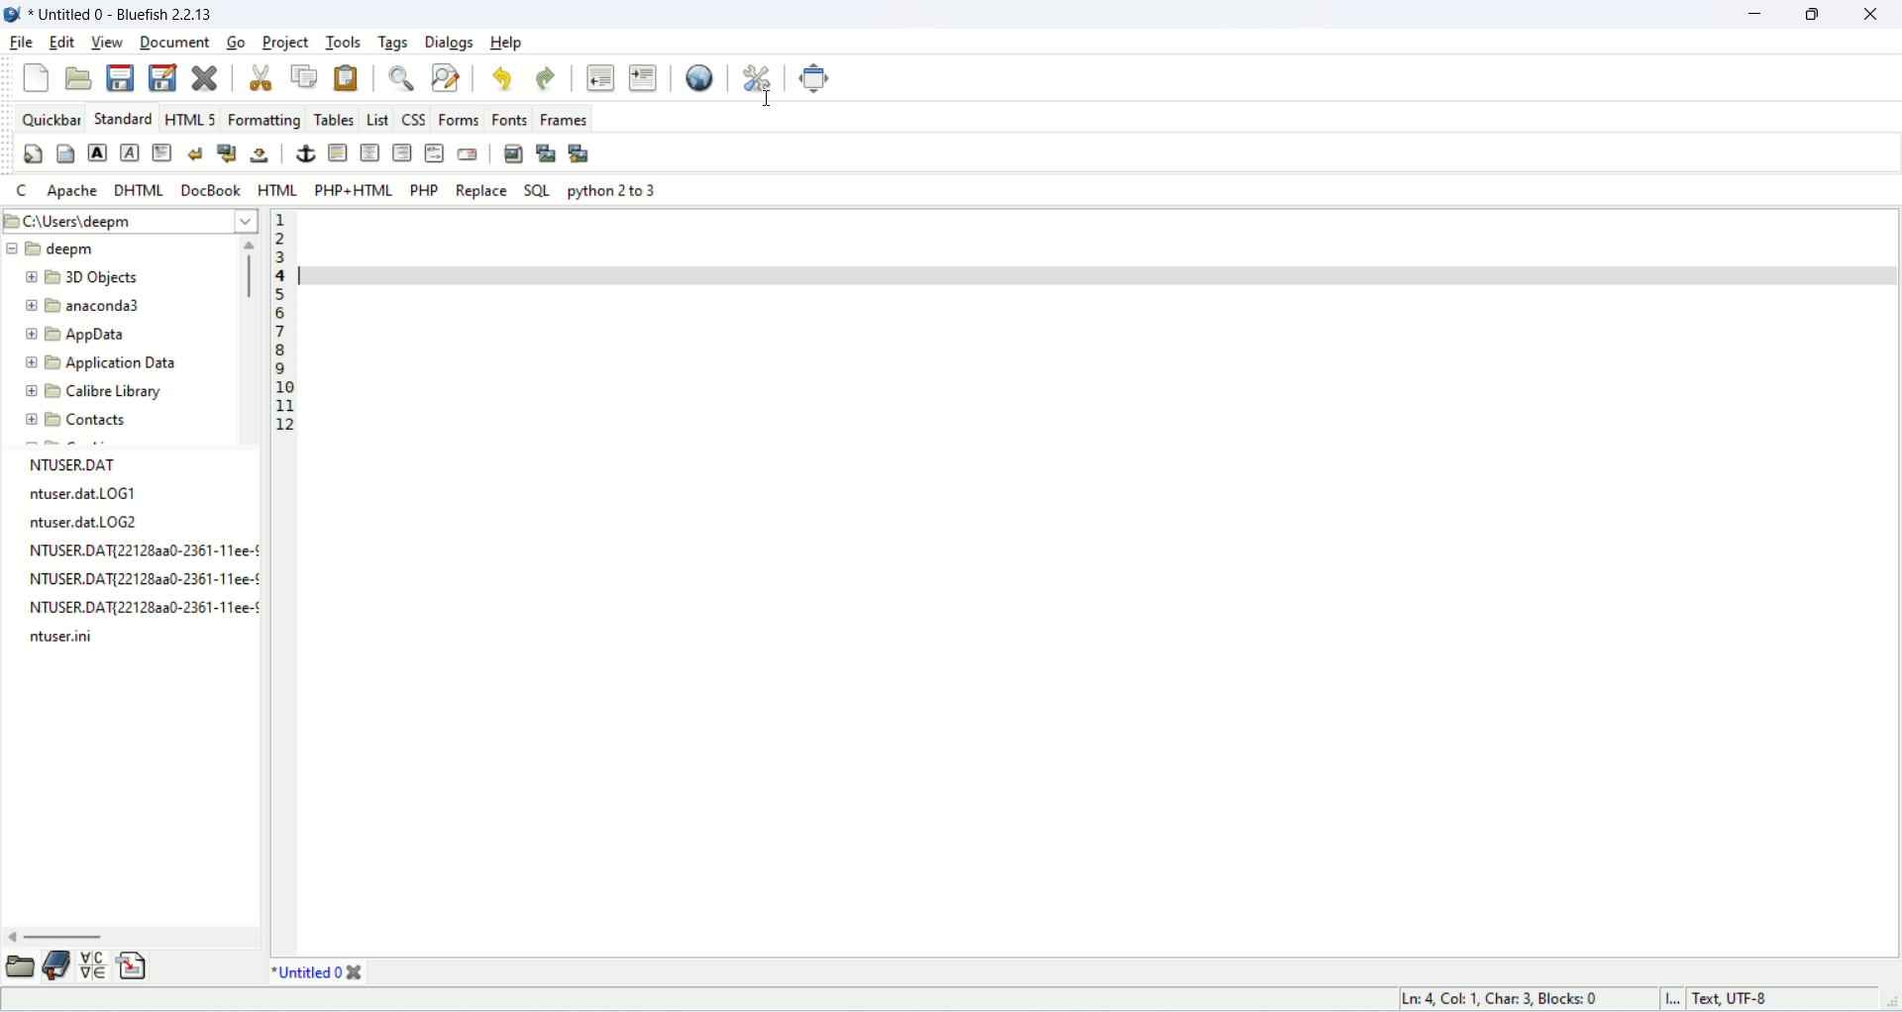 The width and height of the screenshot is (1902, 1012). Describe the element at coordinates (515, 154) in the screenshot. I see `insert image` at that location.